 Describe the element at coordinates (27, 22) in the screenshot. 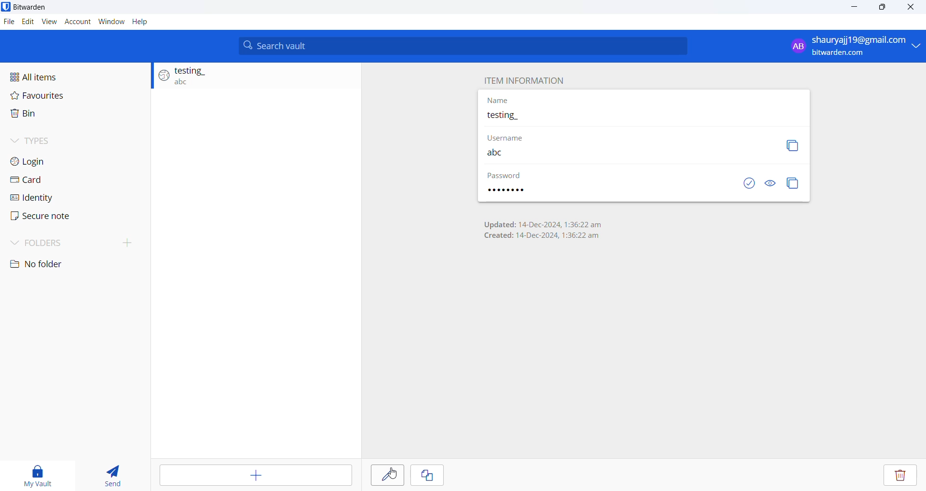

I see `Edit` at that location.